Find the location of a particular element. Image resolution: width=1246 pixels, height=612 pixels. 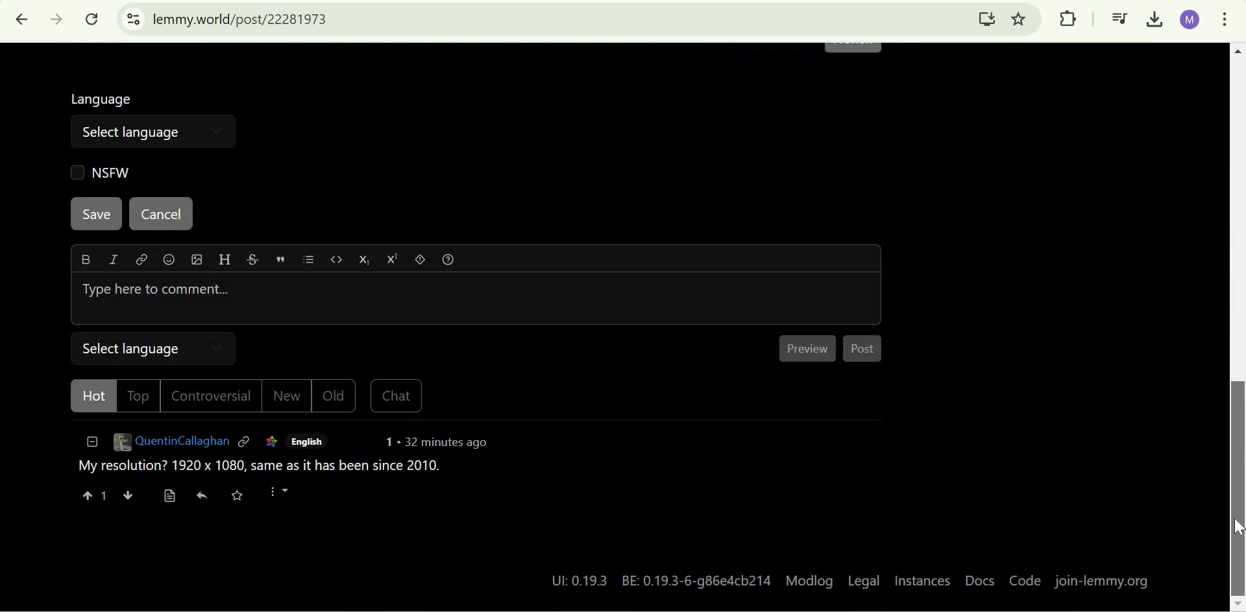

Top is located at coordinates (139, 395).